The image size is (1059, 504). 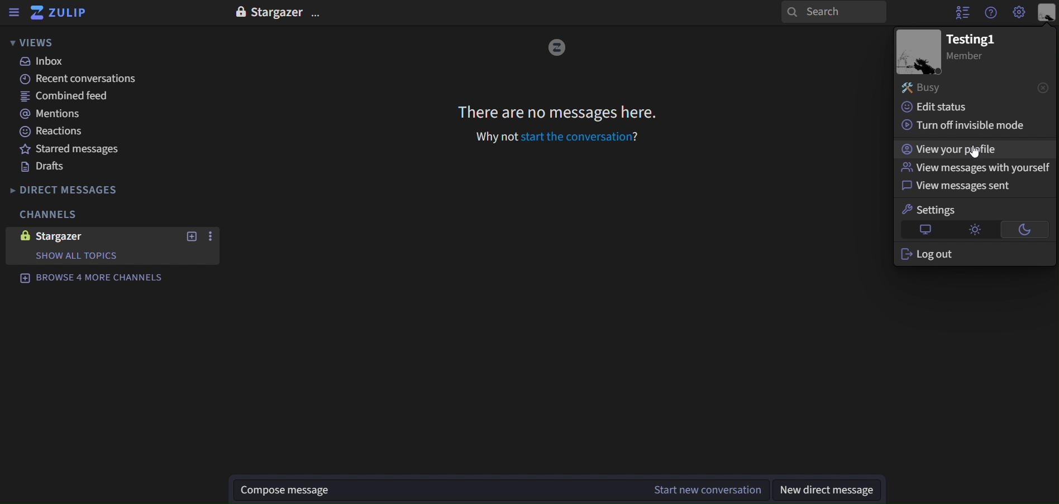 I want to click on edit status, so click(x=944, y=108).